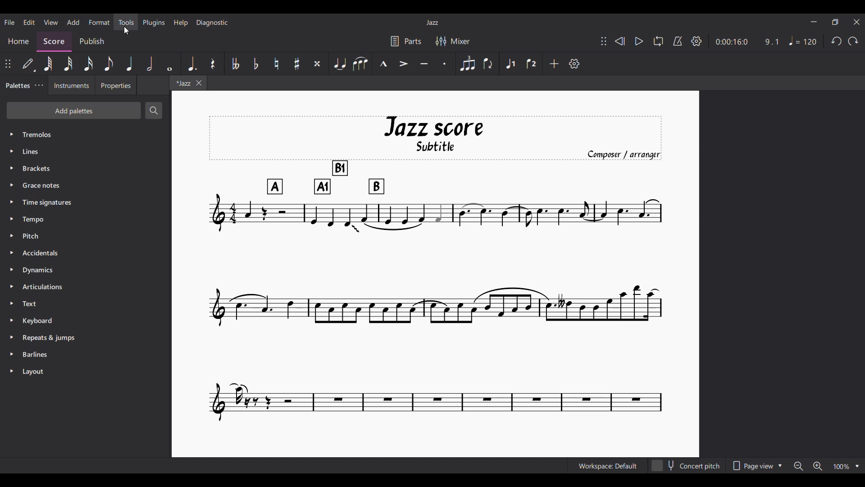 The height and width of the screenshot is (487, 865). What do you see at coordinates (54, 42) in the screenshot?
I see `Score, current section highlighted` at bounding box center [54, 42].